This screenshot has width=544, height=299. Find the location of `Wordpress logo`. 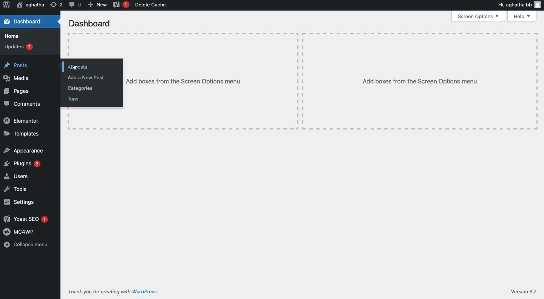

Wordpress logo is located at coordinates (7, 5).